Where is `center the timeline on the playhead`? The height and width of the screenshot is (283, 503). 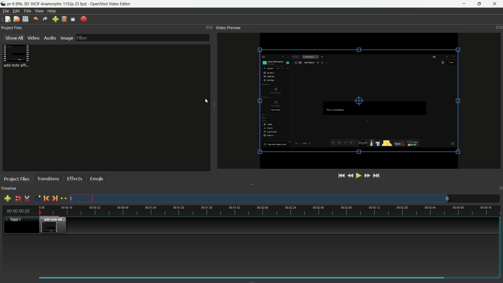
center the timeline on the playhead is located at coordinates (64, 199).